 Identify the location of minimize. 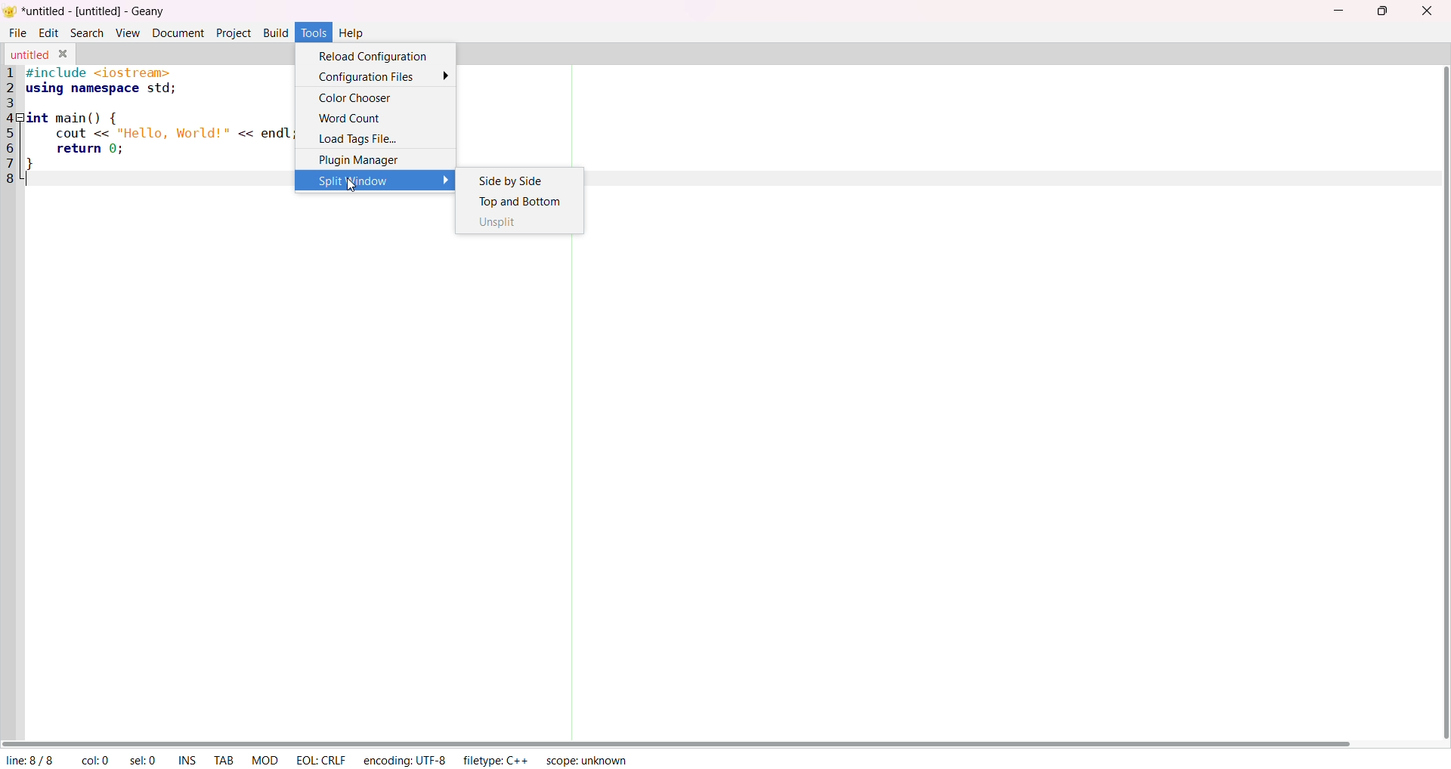
(1335, 12).